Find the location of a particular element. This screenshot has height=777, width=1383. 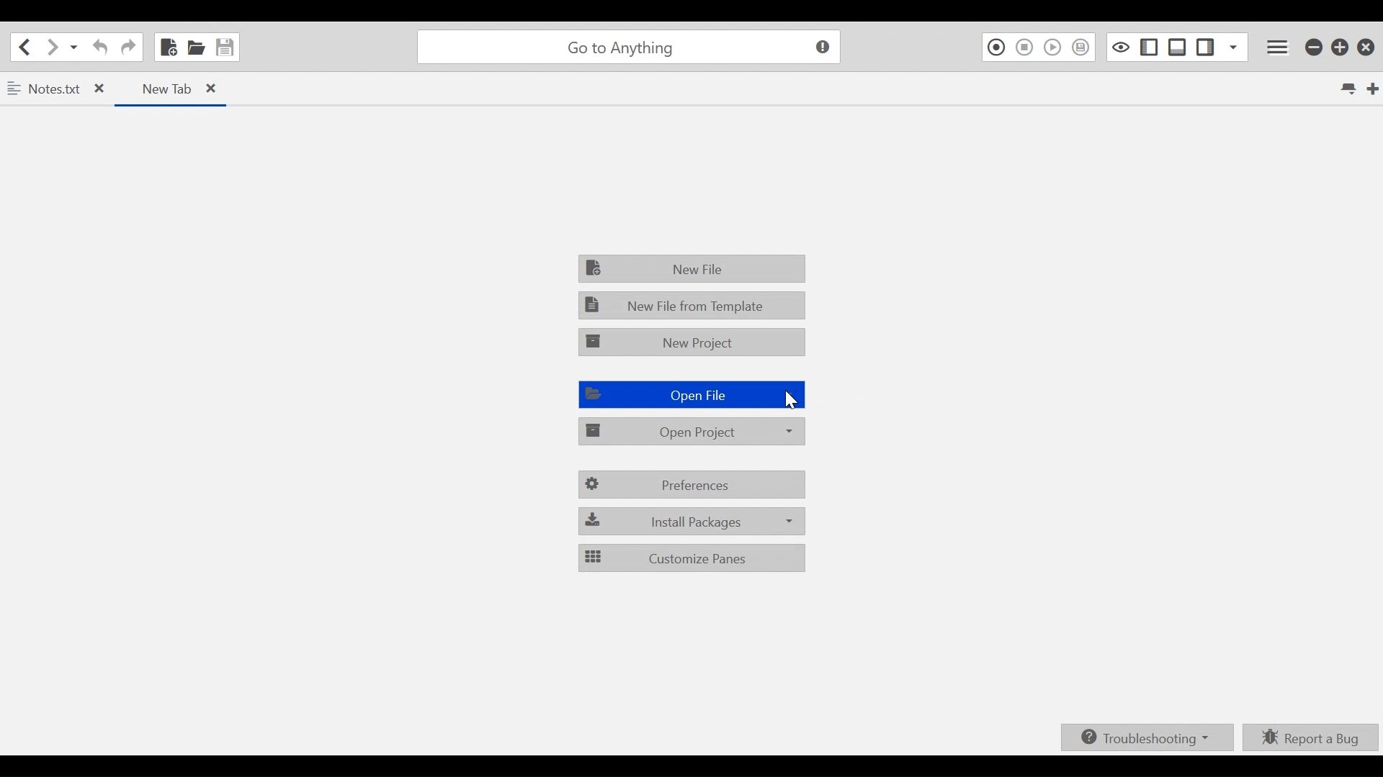

Toggle focus mode is located at coordinates (1121, 47).